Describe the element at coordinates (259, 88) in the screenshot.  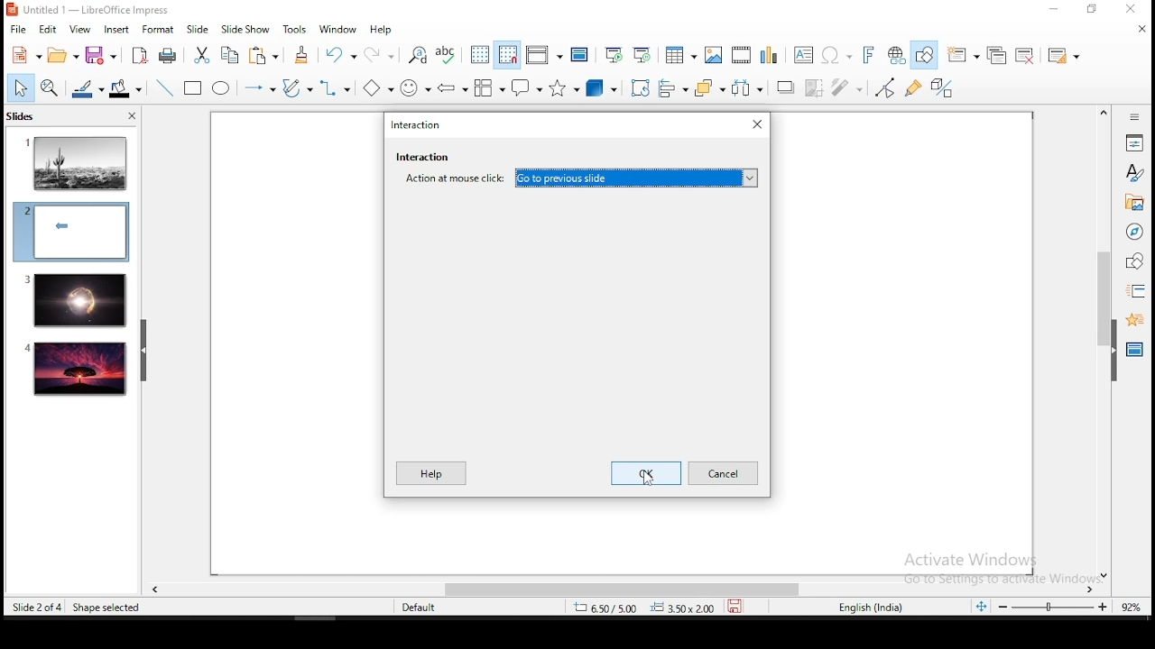
I see `lines and arrows` at that location.